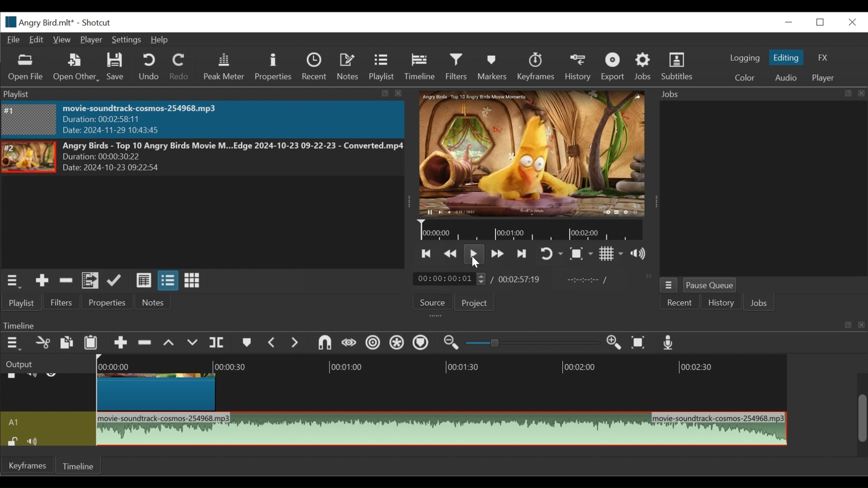  What do you see at coordinates (452, 254) in the screenshot?
I see `Play quickly backward` at bounding box center [452, 254].